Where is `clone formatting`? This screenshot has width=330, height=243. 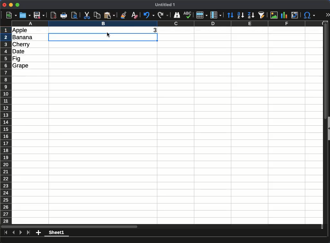
clone formatting is located at coordinates (124, 15).